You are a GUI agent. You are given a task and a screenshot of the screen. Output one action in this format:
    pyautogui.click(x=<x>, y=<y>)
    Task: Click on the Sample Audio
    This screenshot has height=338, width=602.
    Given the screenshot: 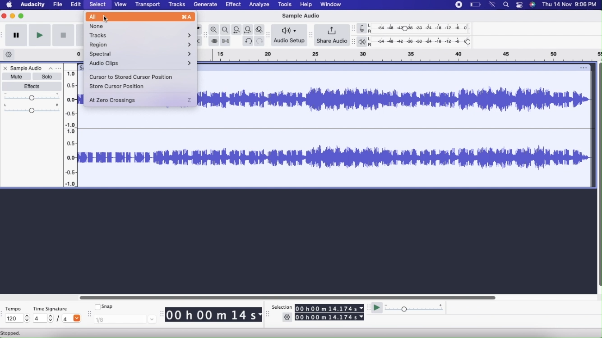 What is the action you would take?
    pyautogui.click(x=393, y=129)
    